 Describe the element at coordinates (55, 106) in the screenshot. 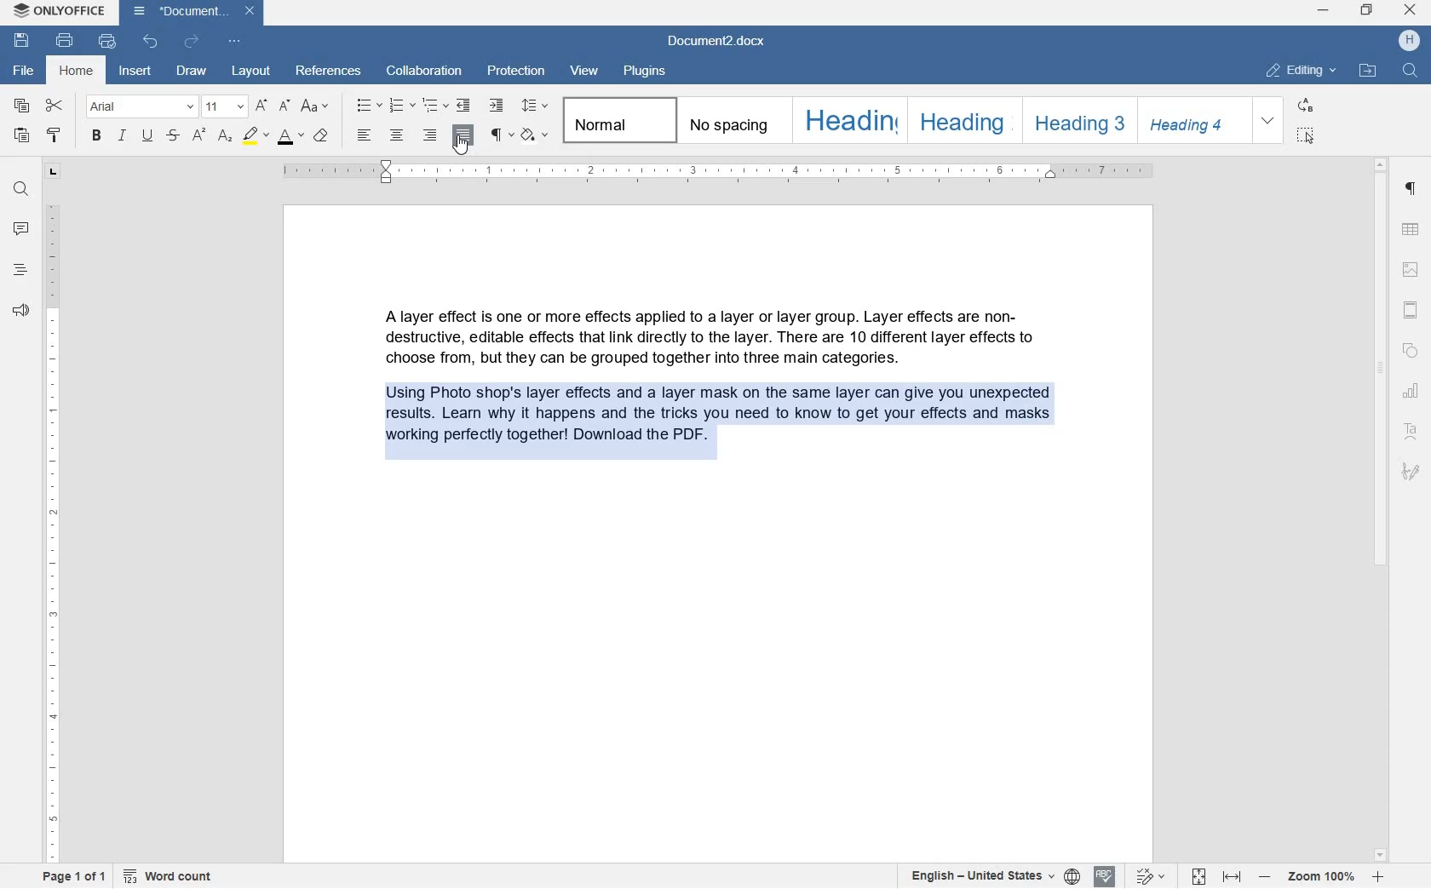

I see `CUT` at that location.